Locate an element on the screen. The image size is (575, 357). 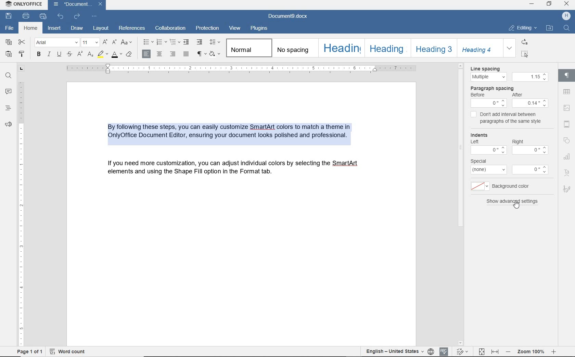
align left is located at coordinates (147, 53).